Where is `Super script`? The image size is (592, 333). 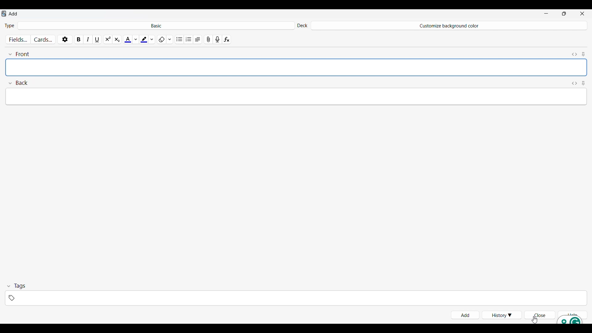
Super script is located at coordinates (108, 39).